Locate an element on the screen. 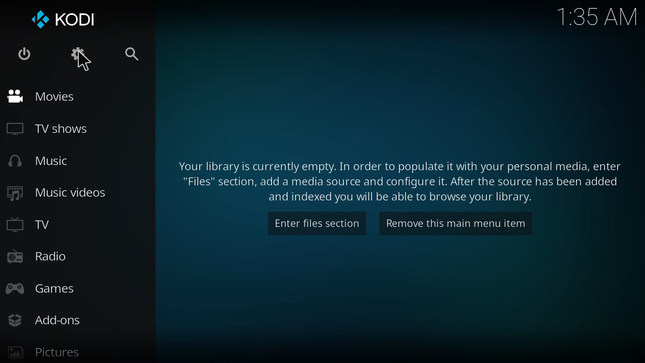  enter files section is located at coordinates (318, 222).